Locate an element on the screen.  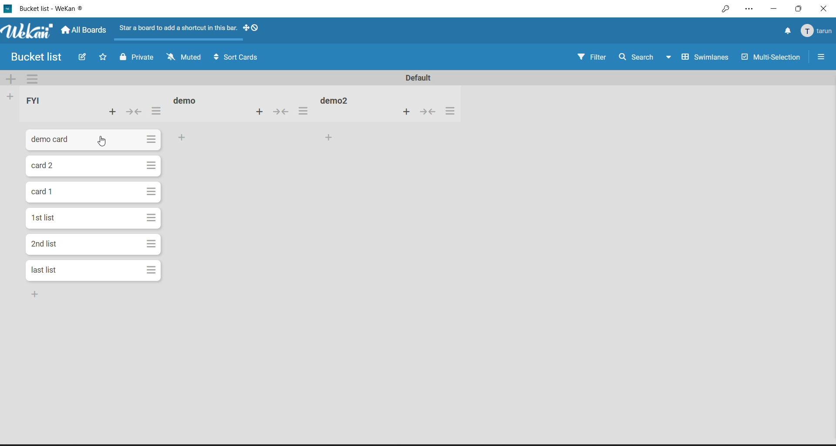
private is located at coordinates (136, 57).